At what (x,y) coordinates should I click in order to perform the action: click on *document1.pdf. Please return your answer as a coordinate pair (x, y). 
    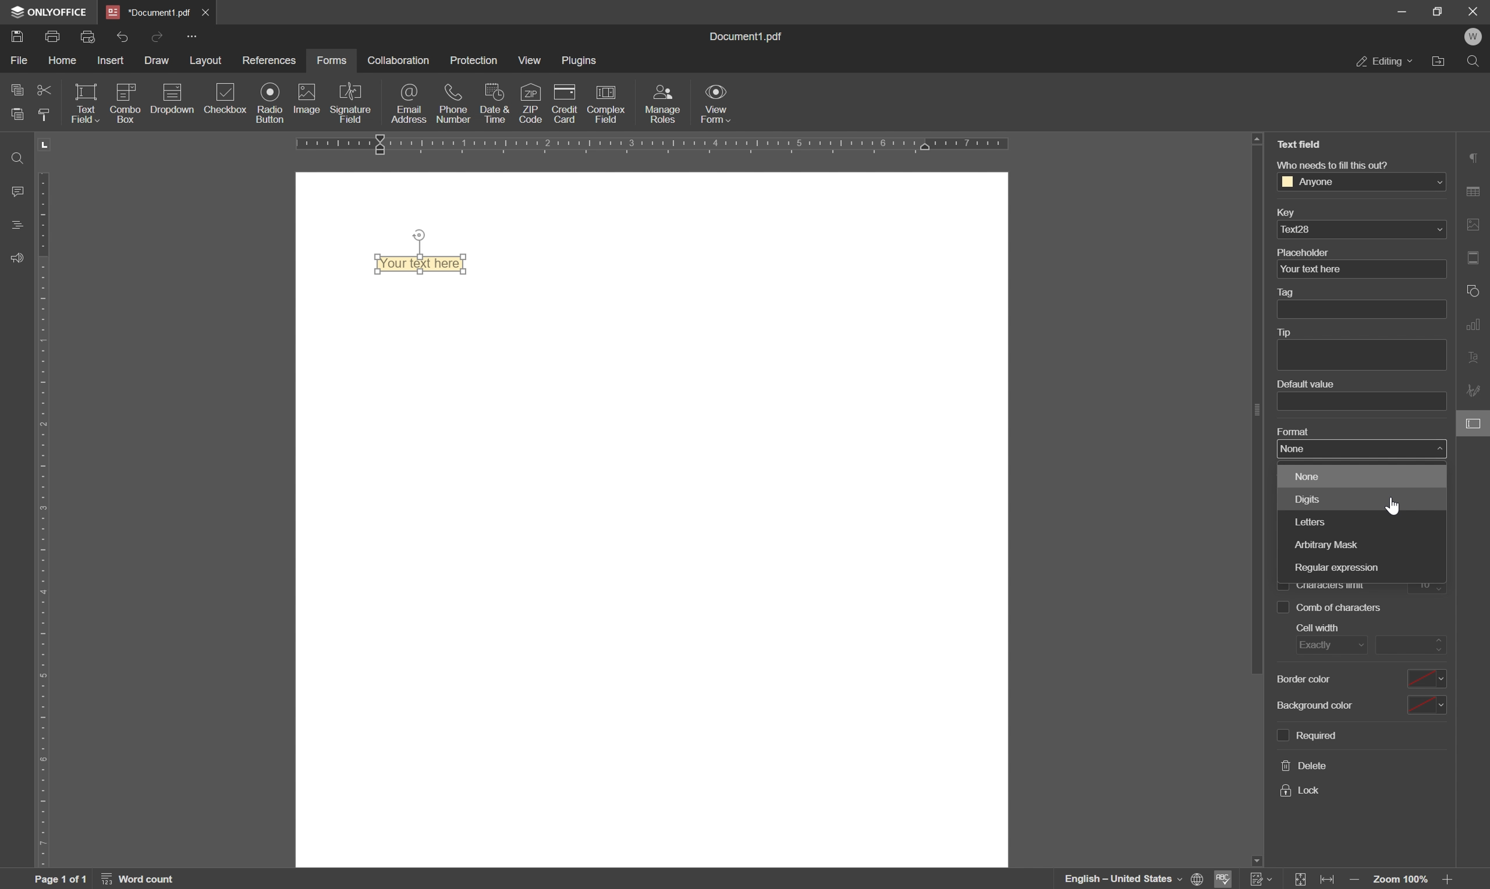
    Looking at the image, I should click on (147, 11).